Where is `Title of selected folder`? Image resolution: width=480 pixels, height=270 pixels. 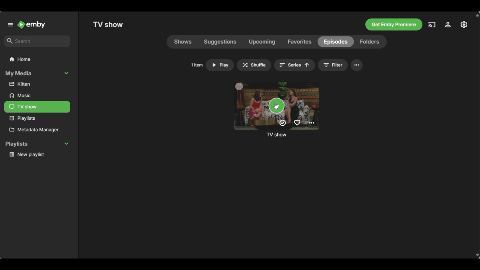 Title of selected folder is located at coordinates (108, 24).